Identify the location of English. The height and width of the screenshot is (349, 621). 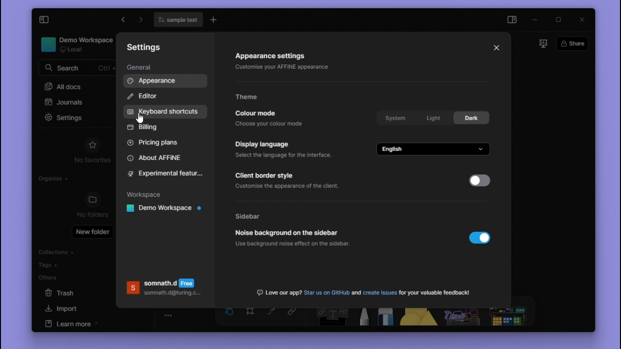
(433, 149).